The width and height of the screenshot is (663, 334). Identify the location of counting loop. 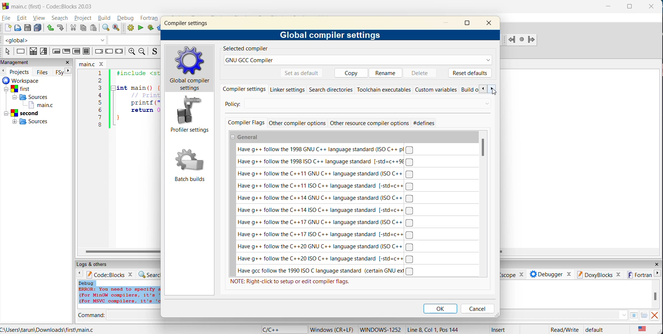
(77, 52).